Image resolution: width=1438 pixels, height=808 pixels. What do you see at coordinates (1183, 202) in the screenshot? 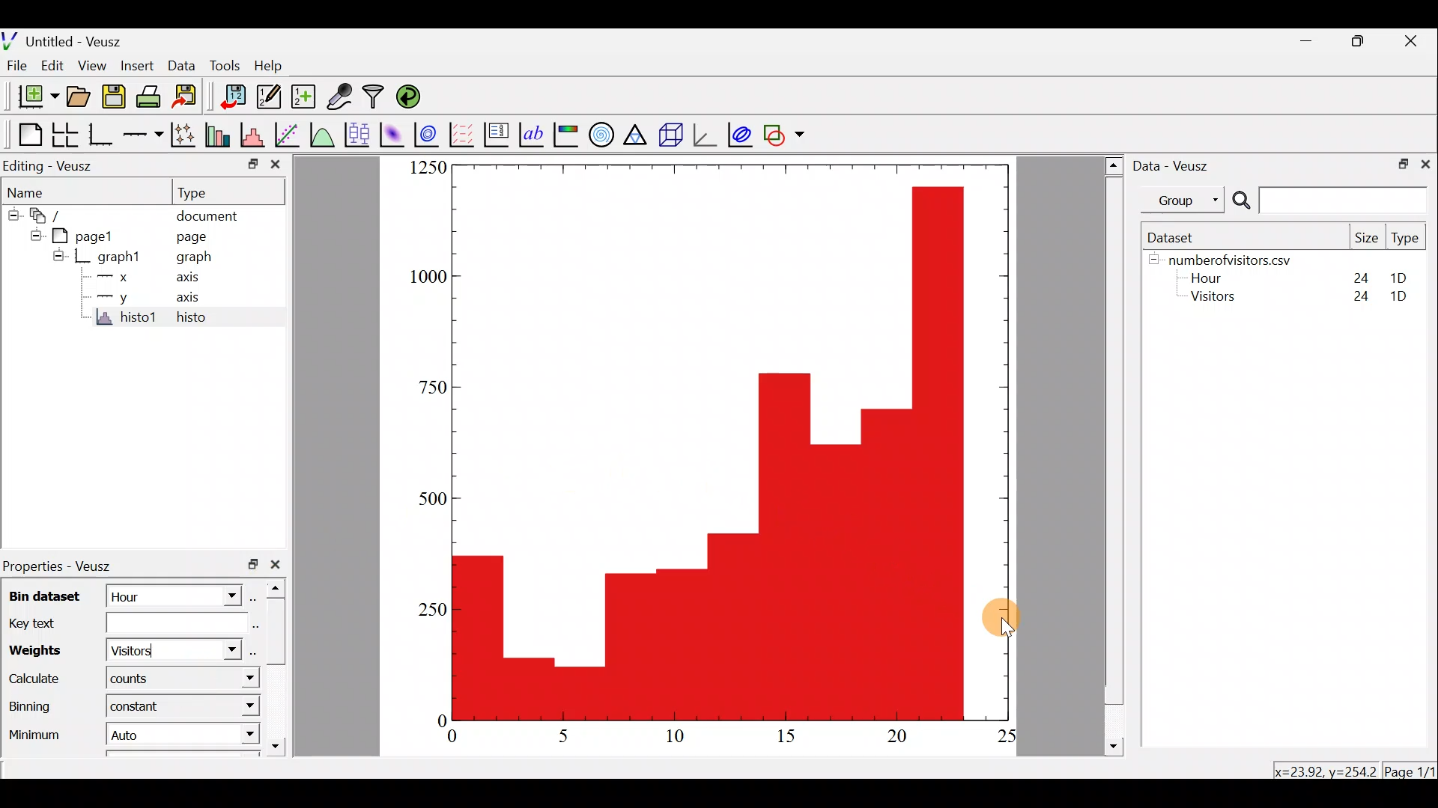
I see `Group` at bounding box center [1183, 202].